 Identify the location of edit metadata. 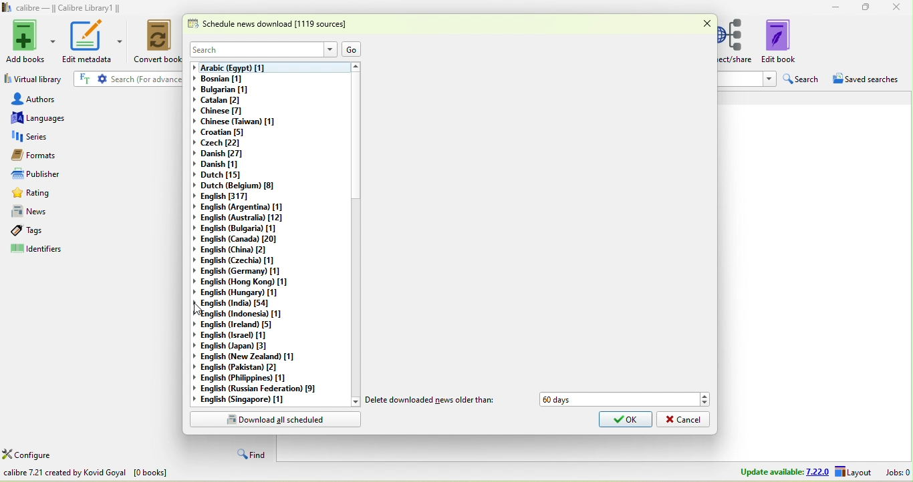
(86, 41).